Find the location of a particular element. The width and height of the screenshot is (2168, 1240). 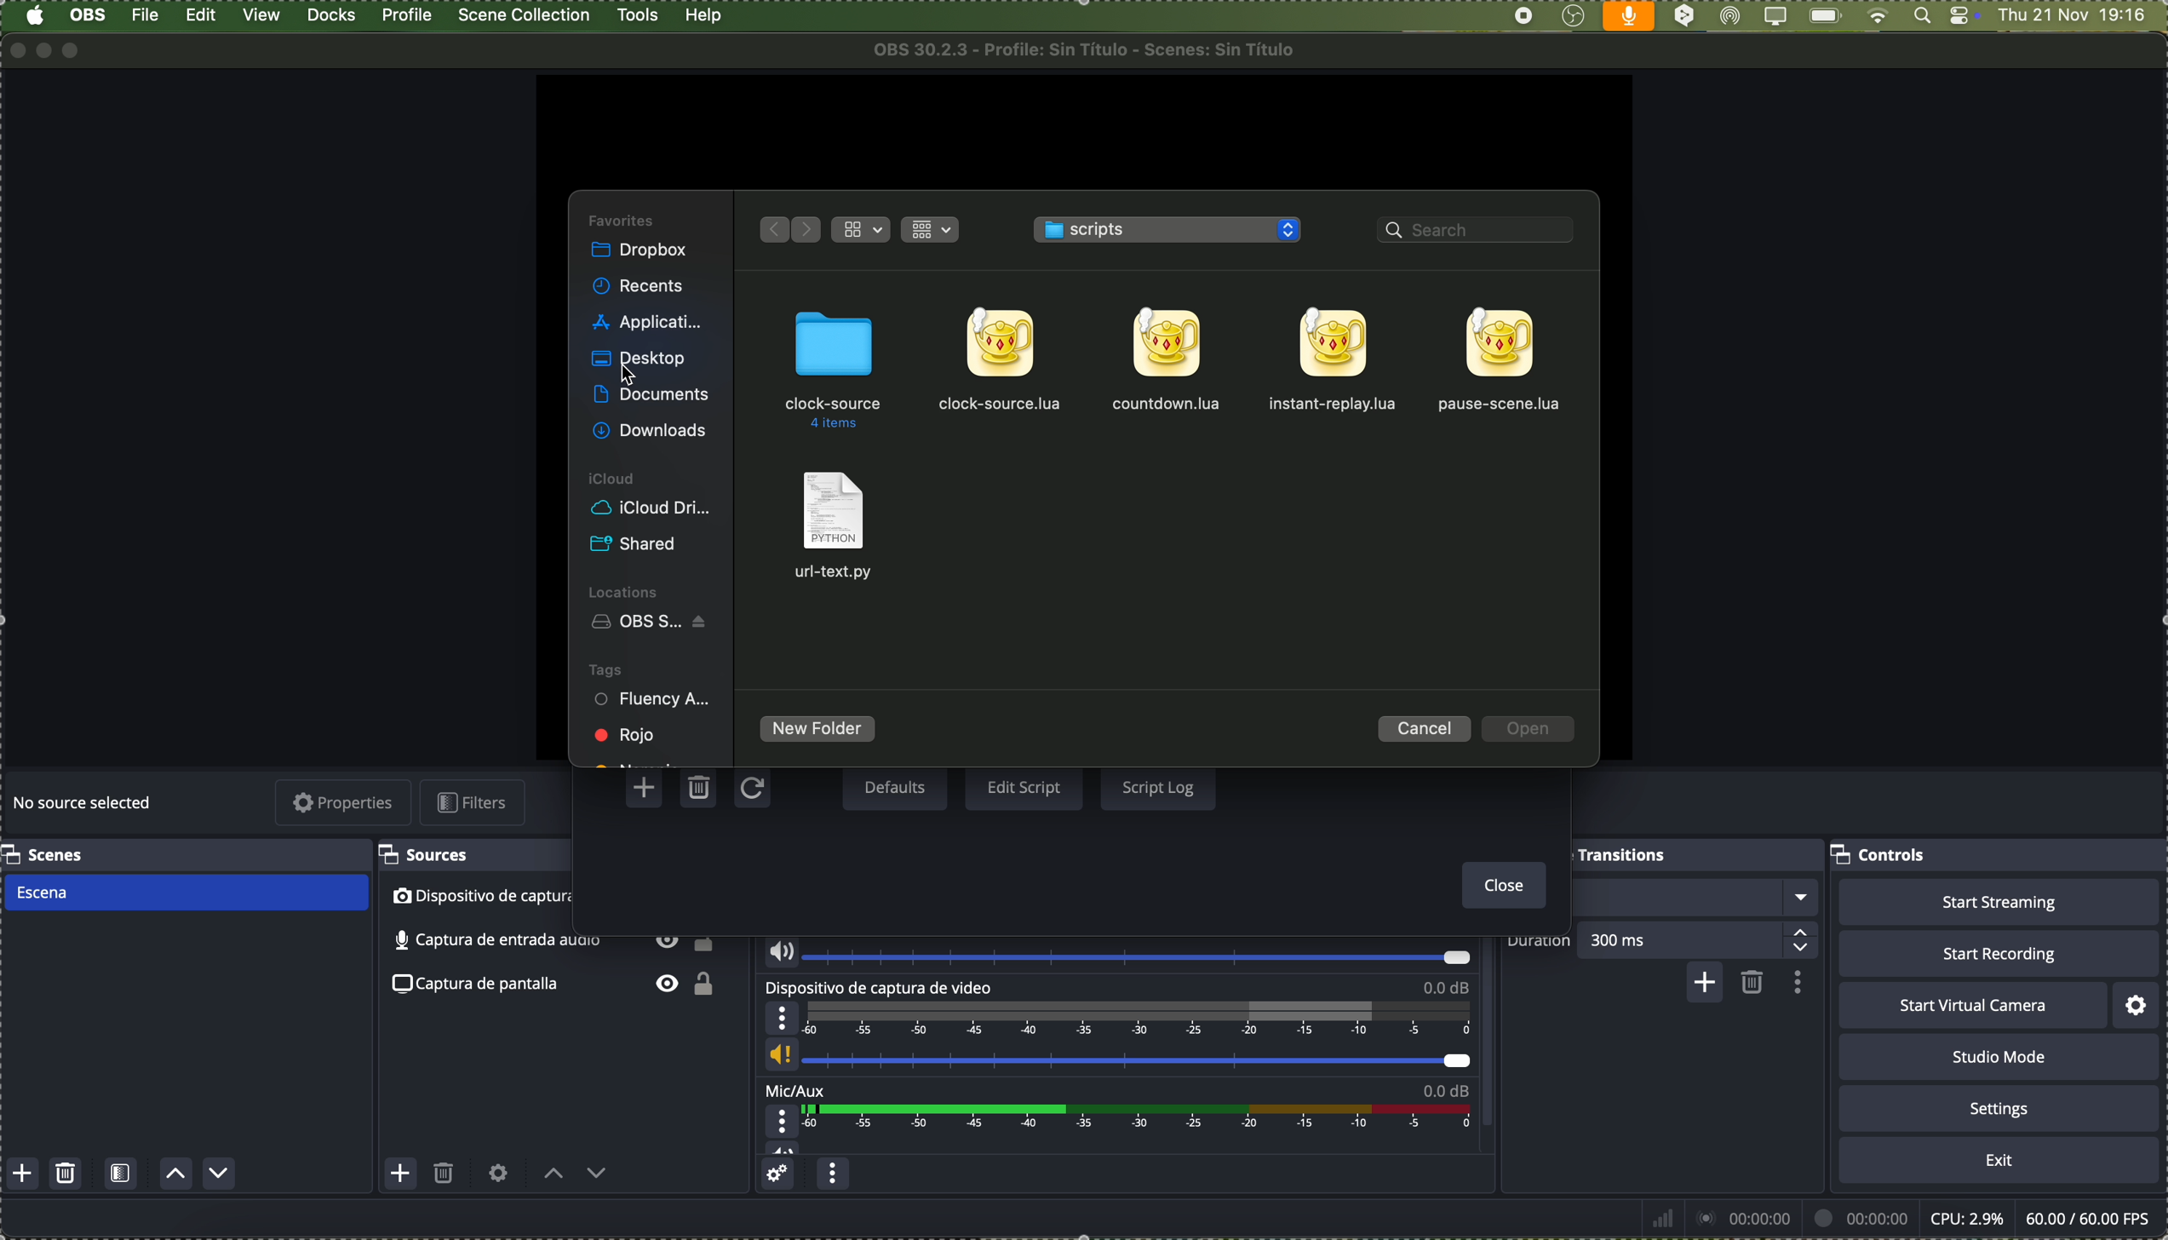

AirDrop is located at coordinates (1731, 17).